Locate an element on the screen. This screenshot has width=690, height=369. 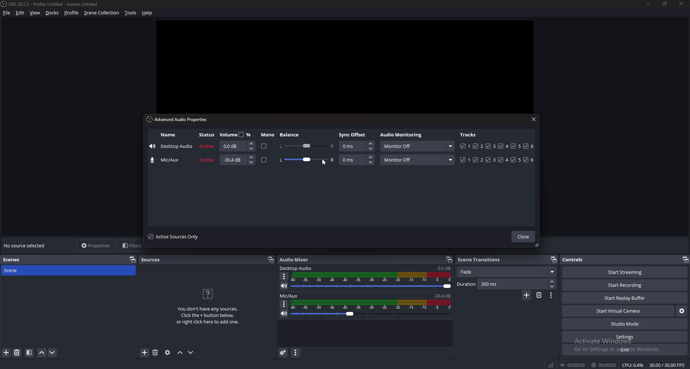
pop out is located at coordinates (271, 260).